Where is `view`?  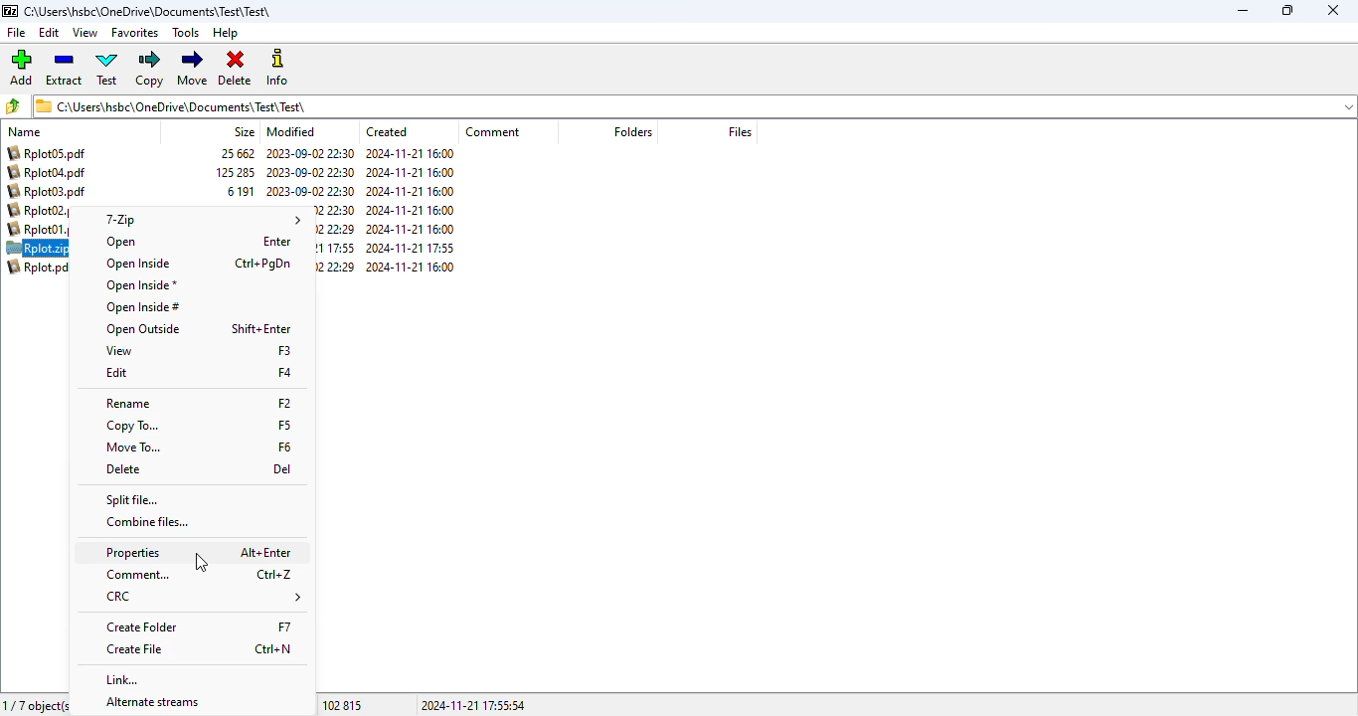
view is located at coordinates (85, 33).